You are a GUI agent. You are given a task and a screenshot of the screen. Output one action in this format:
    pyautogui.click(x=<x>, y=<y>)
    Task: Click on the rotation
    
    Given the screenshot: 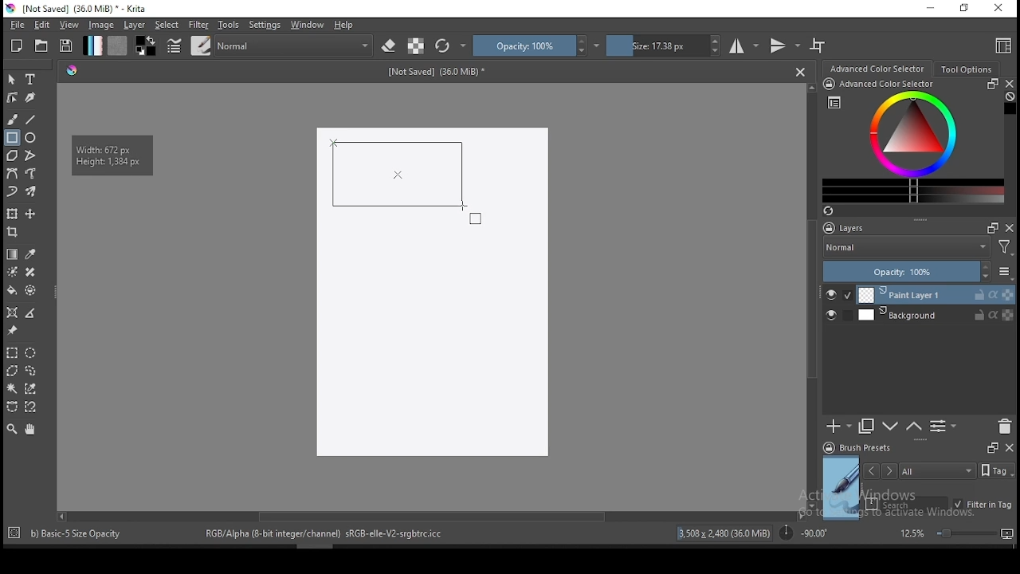 What is the action you would take?
    pyautogui.click(x=803, y=532)
    